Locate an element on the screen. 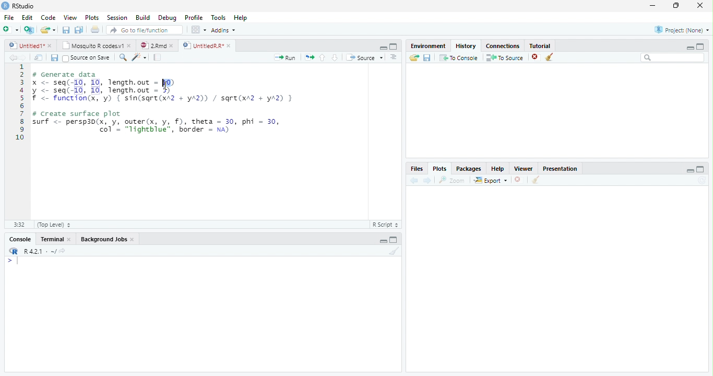  close is located at coordinates (129, 45).